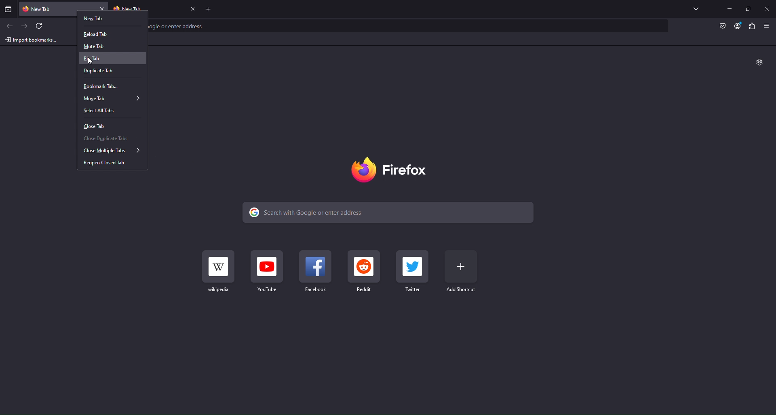 The width and height of the screenshot is (776, 415). What do you see at coordinates (766, 9) in the screenshot?
I see `Close` at bounding box center [766, 9].